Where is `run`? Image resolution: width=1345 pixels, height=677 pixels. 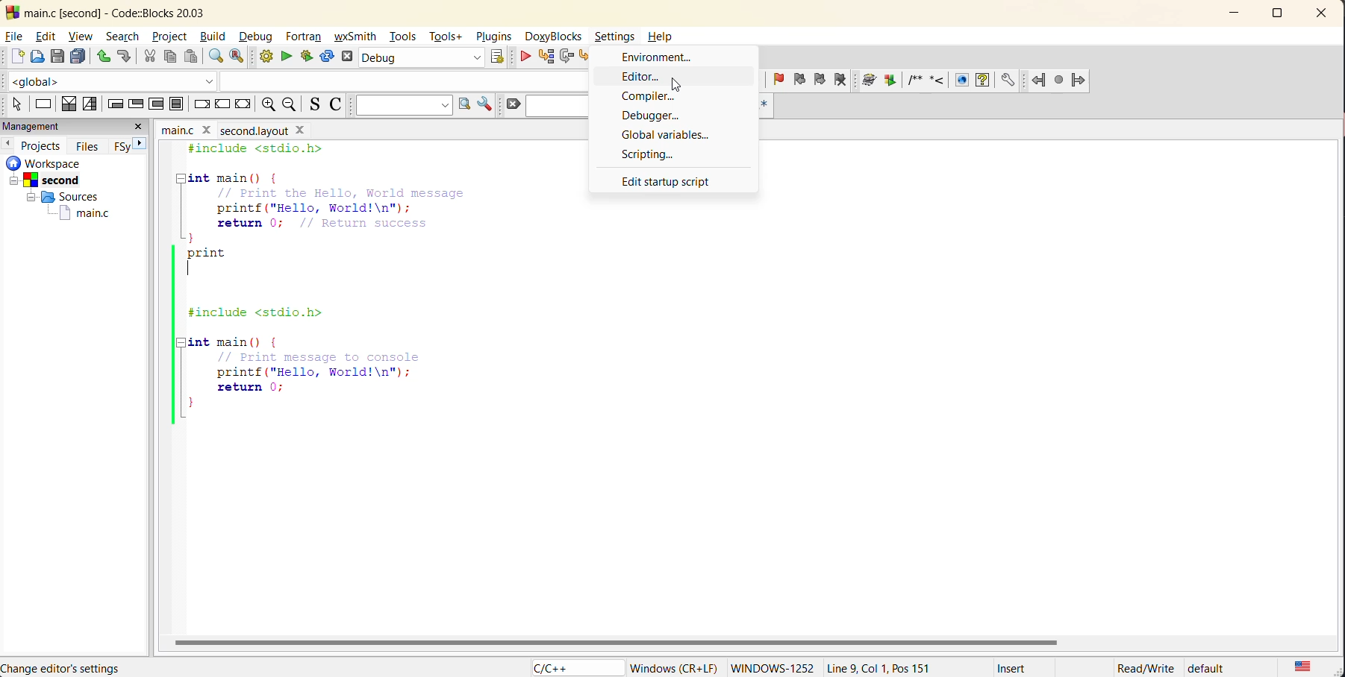
run is located at coordinates (286, 56).